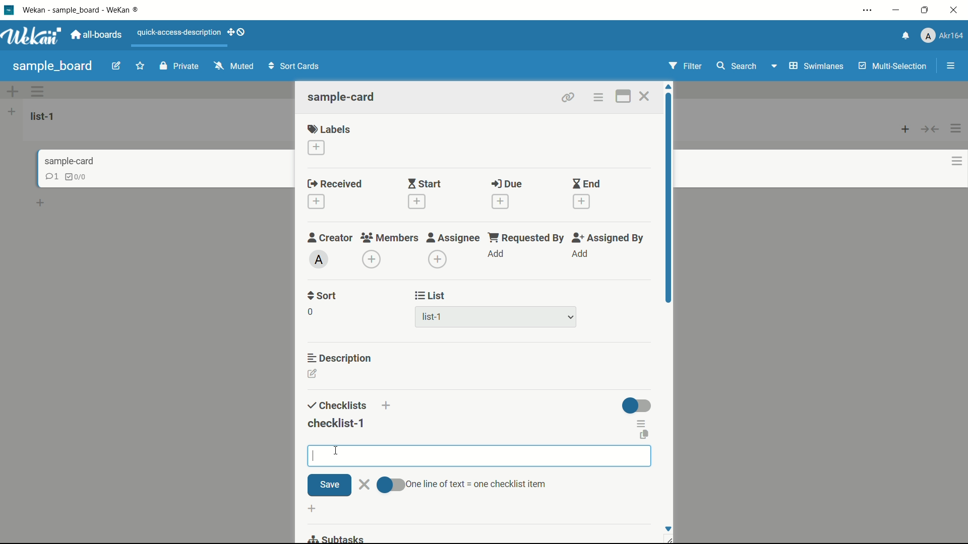 The height and width of the screenshot is (544, 968). What do you see at coordinates (45, 93) in the screenshot?
I see `options` at bounding box center [45, 93].